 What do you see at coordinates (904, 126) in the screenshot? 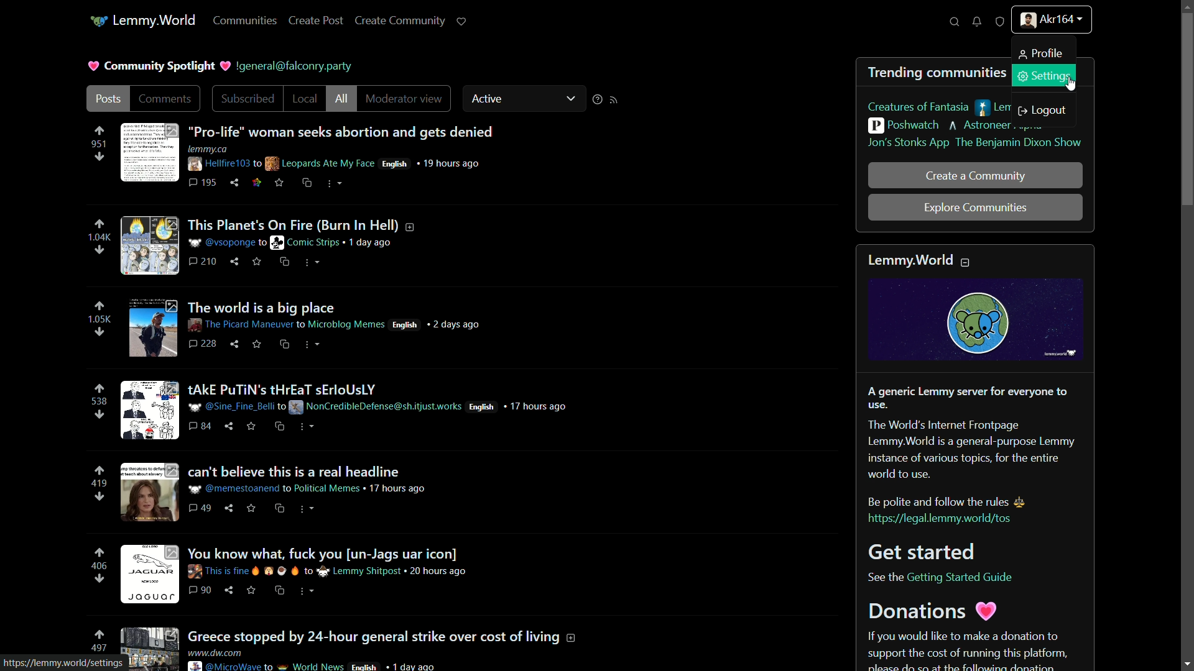
I see `poshwatch` at bounding box center [904, 126].